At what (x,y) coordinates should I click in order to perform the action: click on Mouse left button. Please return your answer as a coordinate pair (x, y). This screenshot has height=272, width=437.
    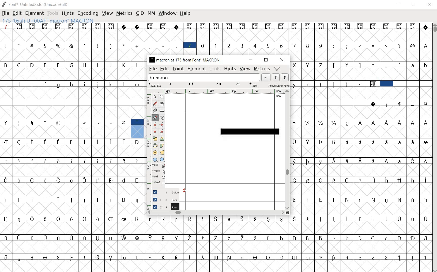
    Looking at the image, I should click on (160, 166).